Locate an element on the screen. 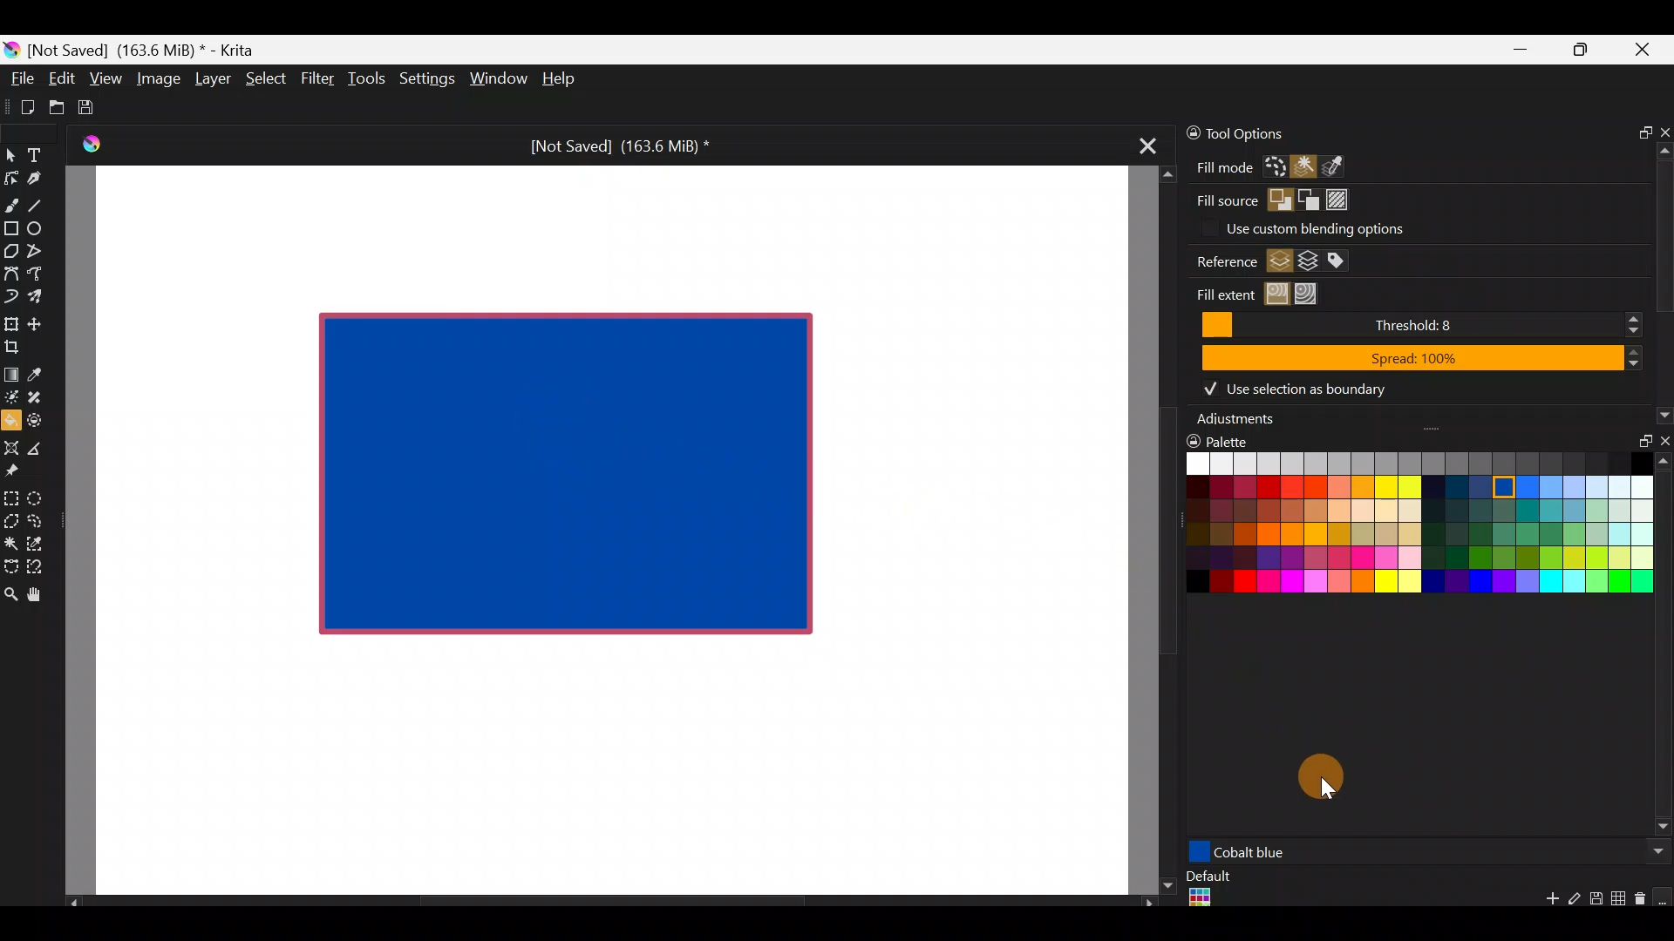 Image resolution: width=1674 pixels, height=941 pixels. Fill regions from active layer is located at coordinates (1279, 261).